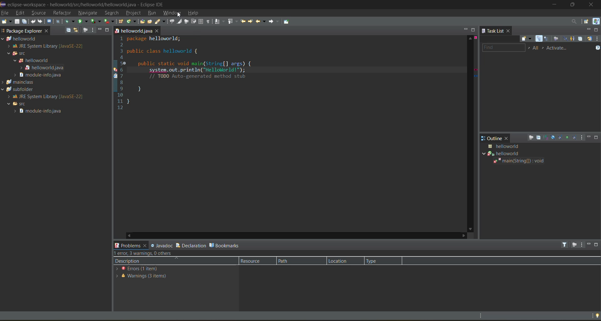 This screenshot has width=601, height=321. Describe the element at coordinates (504, 48) in the screenshot. I see `find` at that location.